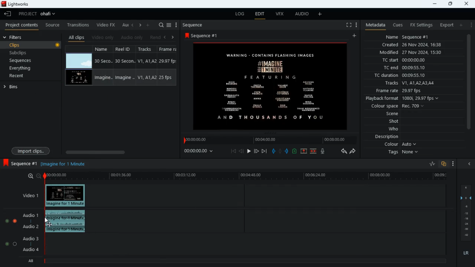 The width and height of the screenshot is (475, 267). What do you see at coordinates (280, 151) in the screenshot?
I see `hold` at bounding box center [280, 151].